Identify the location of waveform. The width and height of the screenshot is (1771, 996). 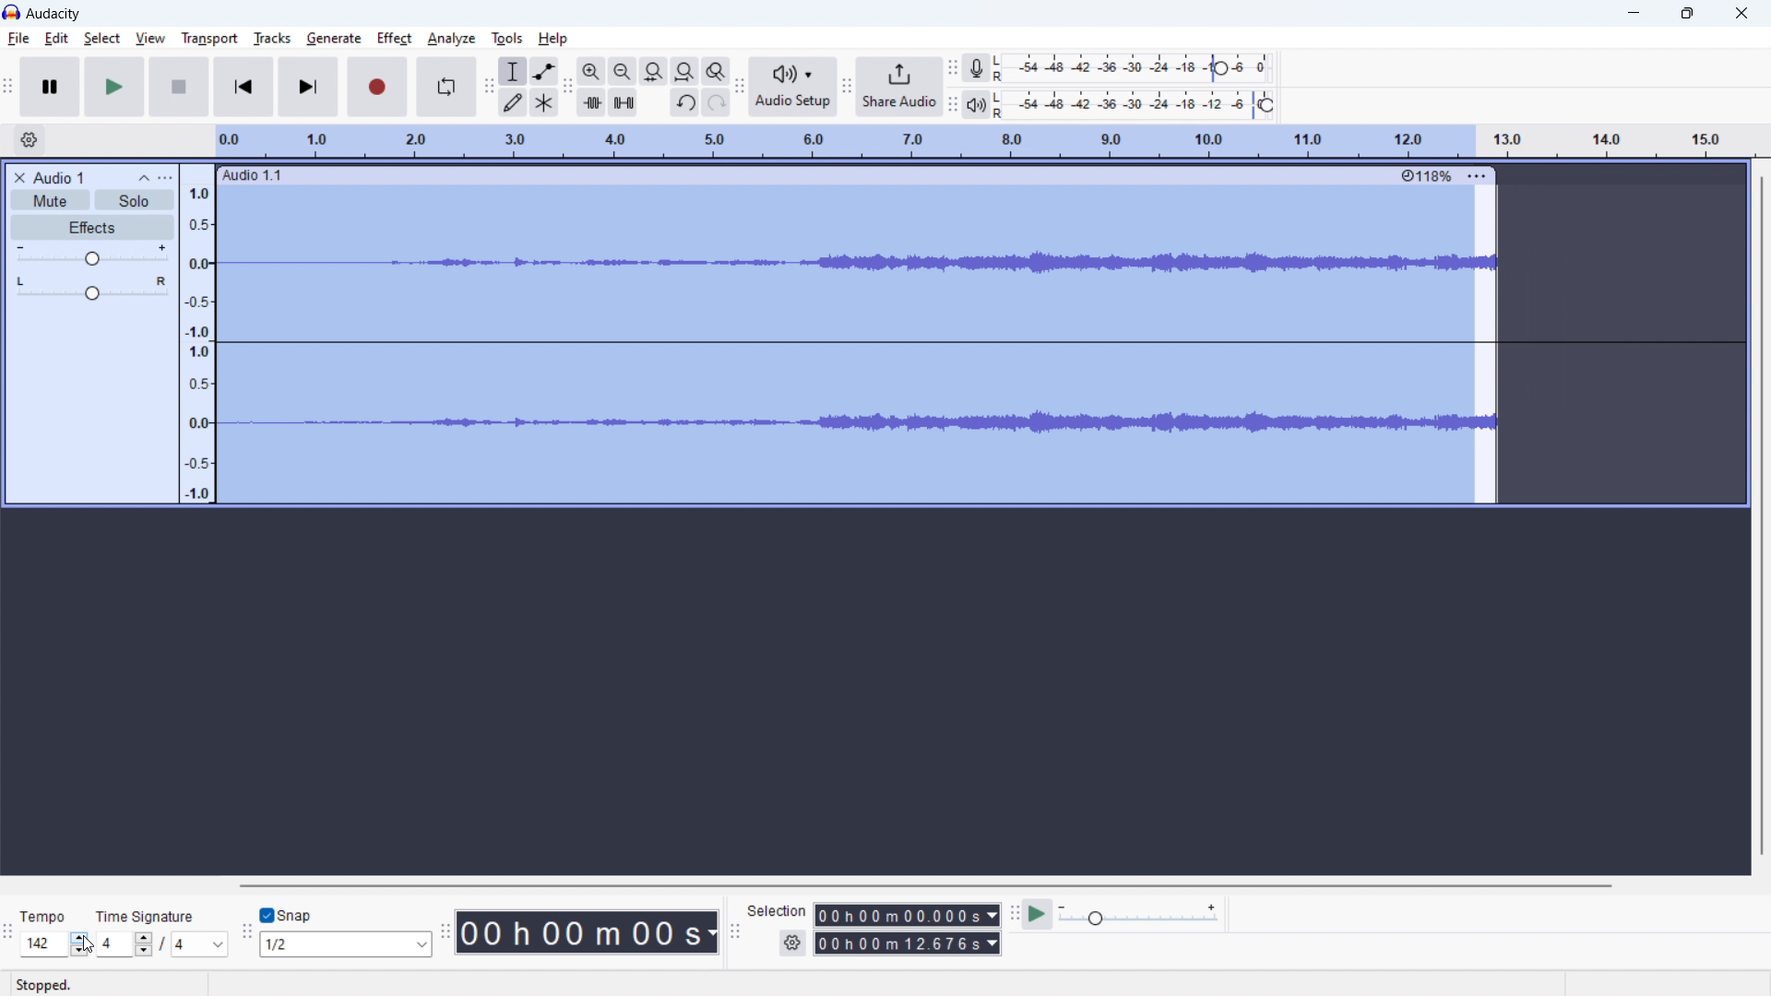
(977, 263).